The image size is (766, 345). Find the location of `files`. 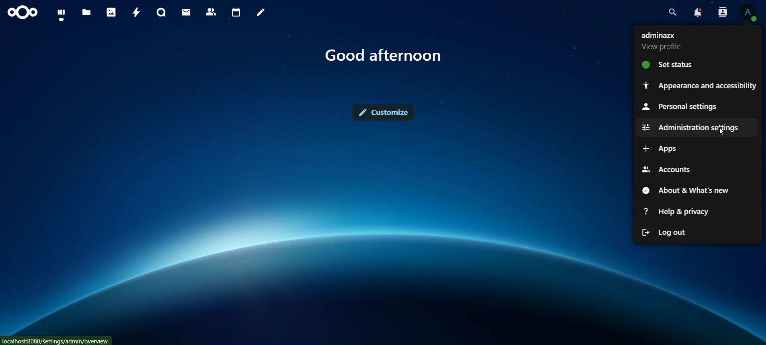

files is located at coordinates (85, 12).